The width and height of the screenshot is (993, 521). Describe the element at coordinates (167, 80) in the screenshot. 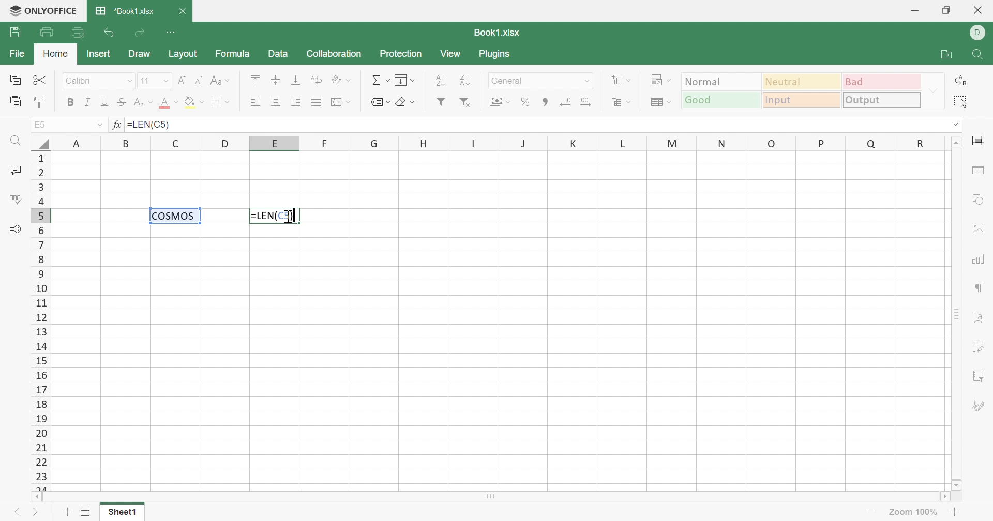

I see `Drop down` at that location.